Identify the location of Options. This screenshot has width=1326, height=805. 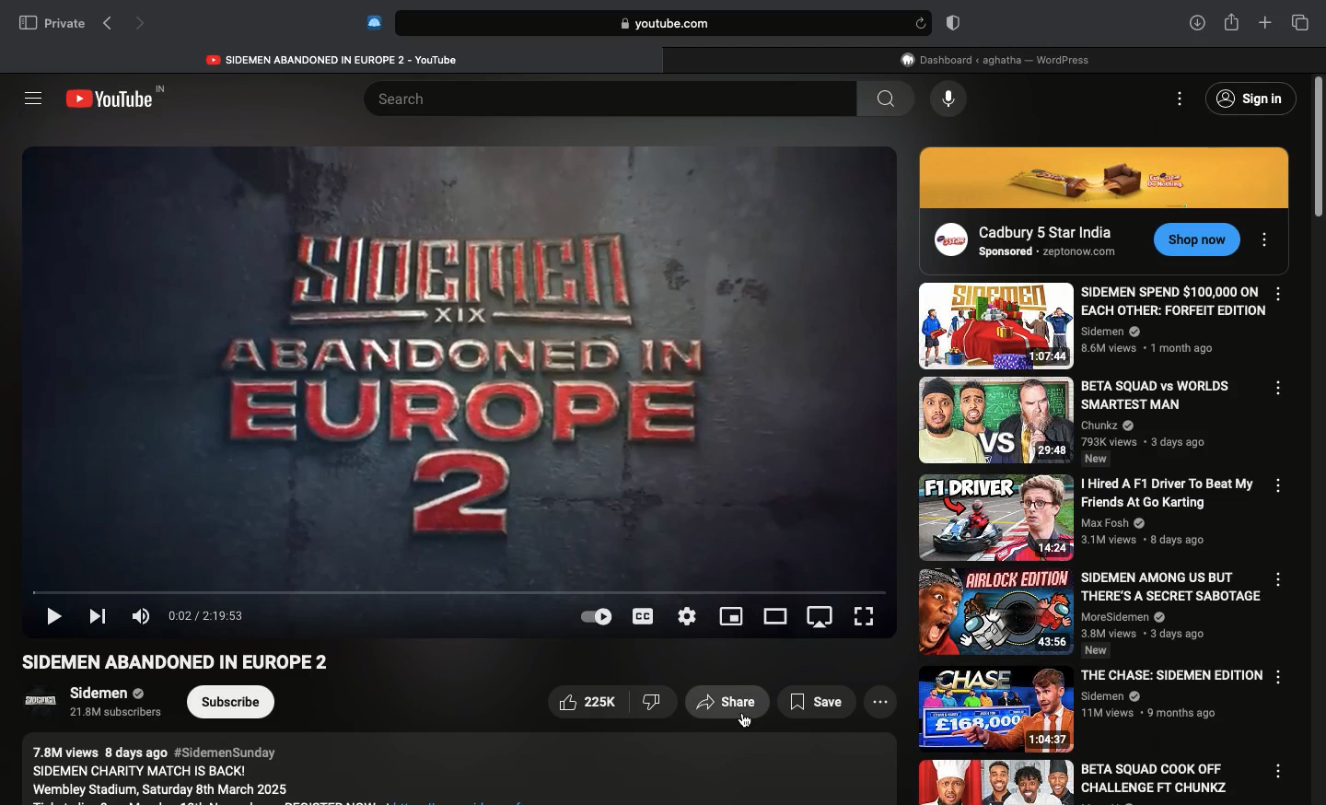
(1279, 294).